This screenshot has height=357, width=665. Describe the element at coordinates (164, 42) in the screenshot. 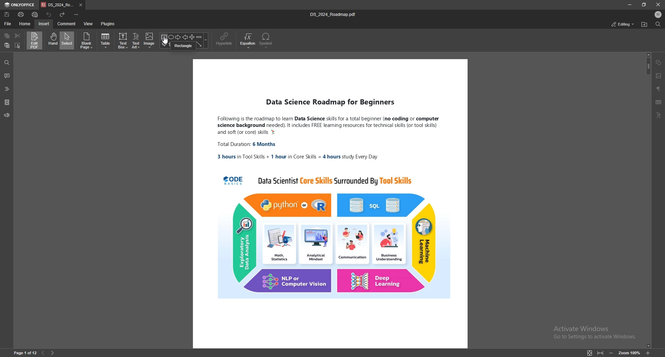

I see `cursor` at that location.